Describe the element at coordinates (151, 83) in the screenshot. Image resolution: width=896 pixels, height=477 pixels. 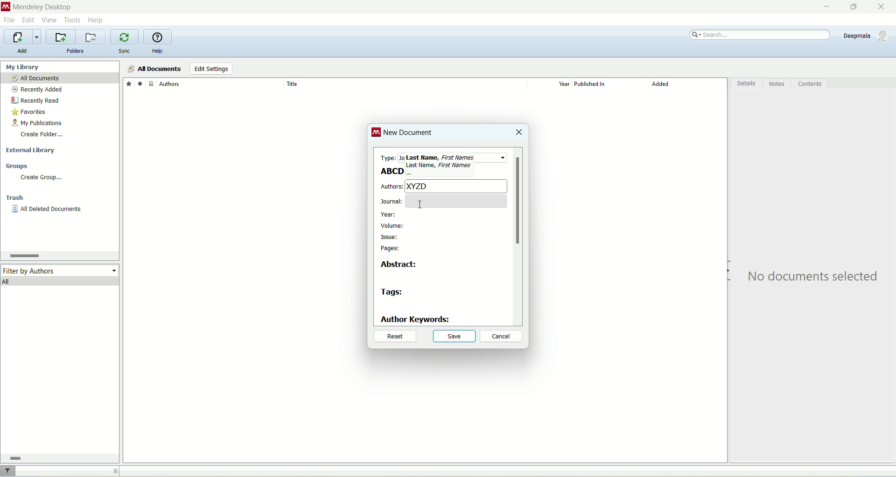
I see `document` at that location.